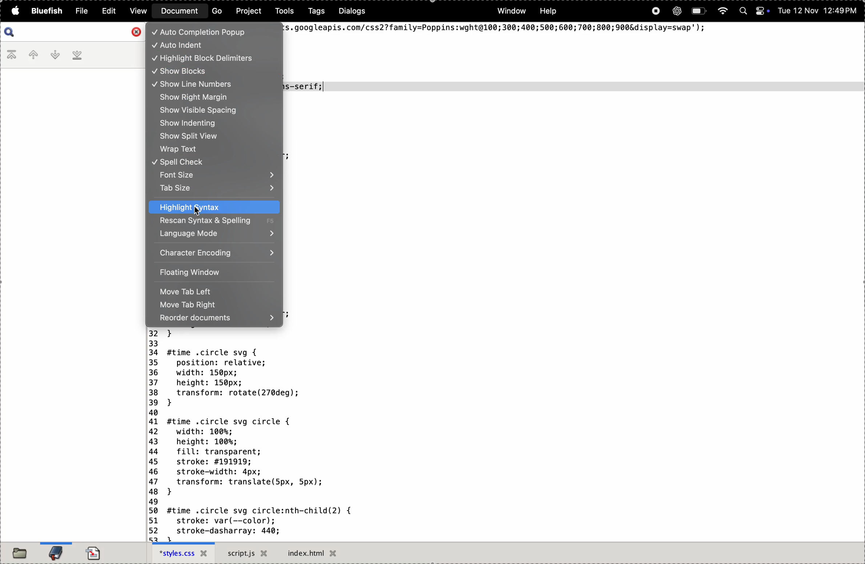  Describe the element at coordinates (513, 12) in the screenshot. I see `window` at that location.